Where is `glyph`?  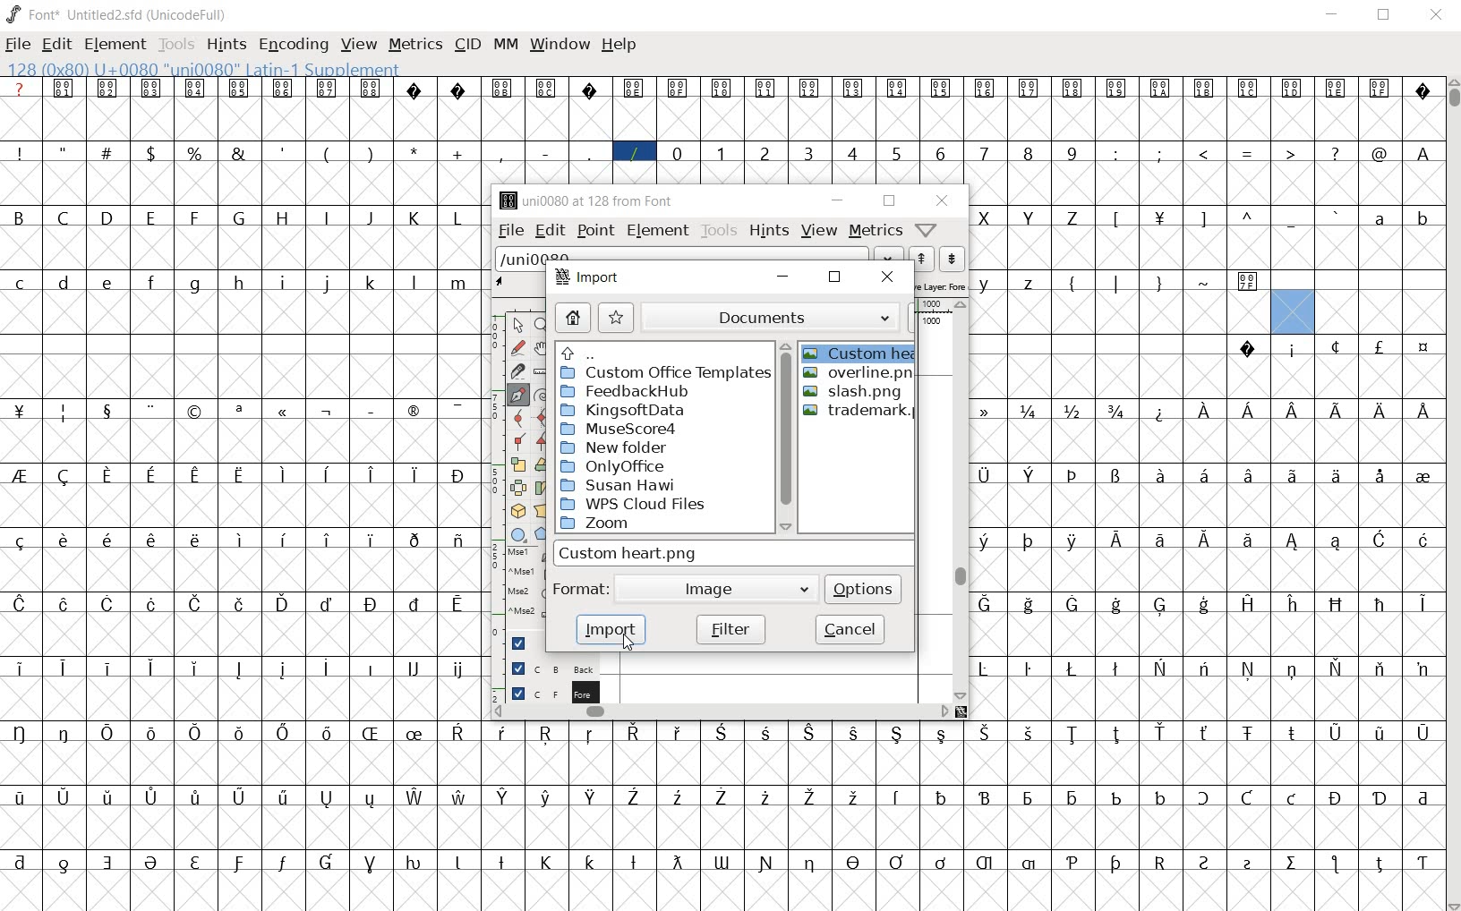 glyph is located at coordinates (1116, 89).